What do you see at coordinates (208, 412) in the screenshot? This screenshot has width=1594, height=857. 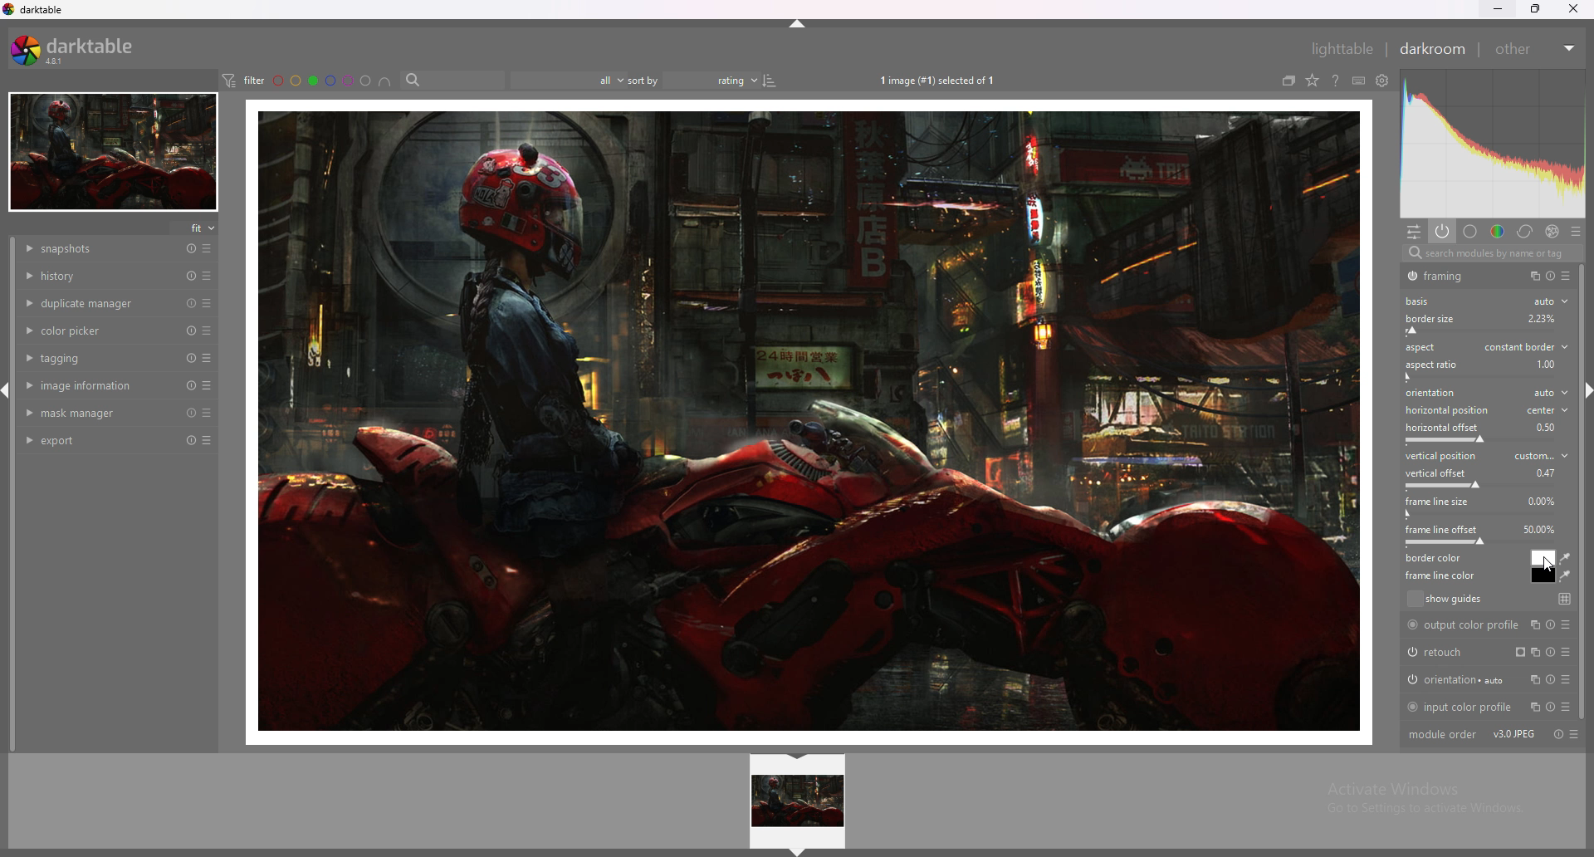 I see `presets` at bounding box center [208, 412].